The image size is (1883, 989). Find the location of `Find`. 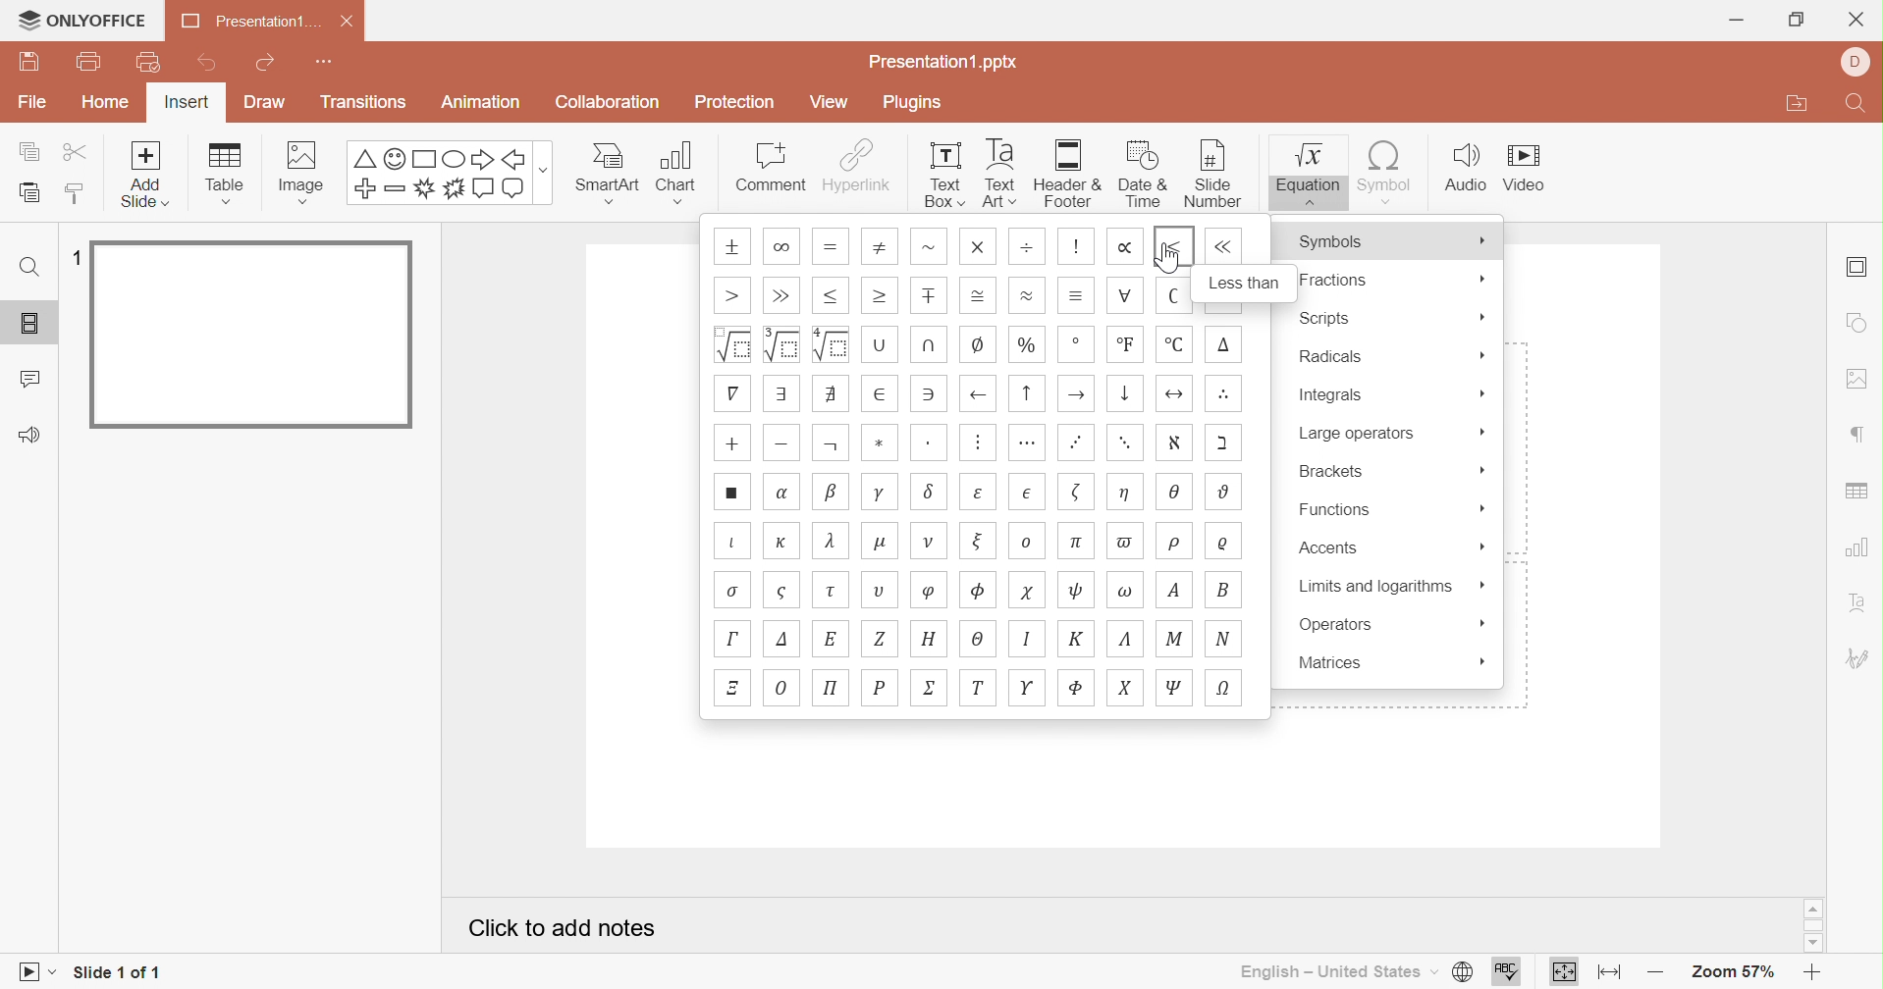

Find is located at coordinates (1860, 105).